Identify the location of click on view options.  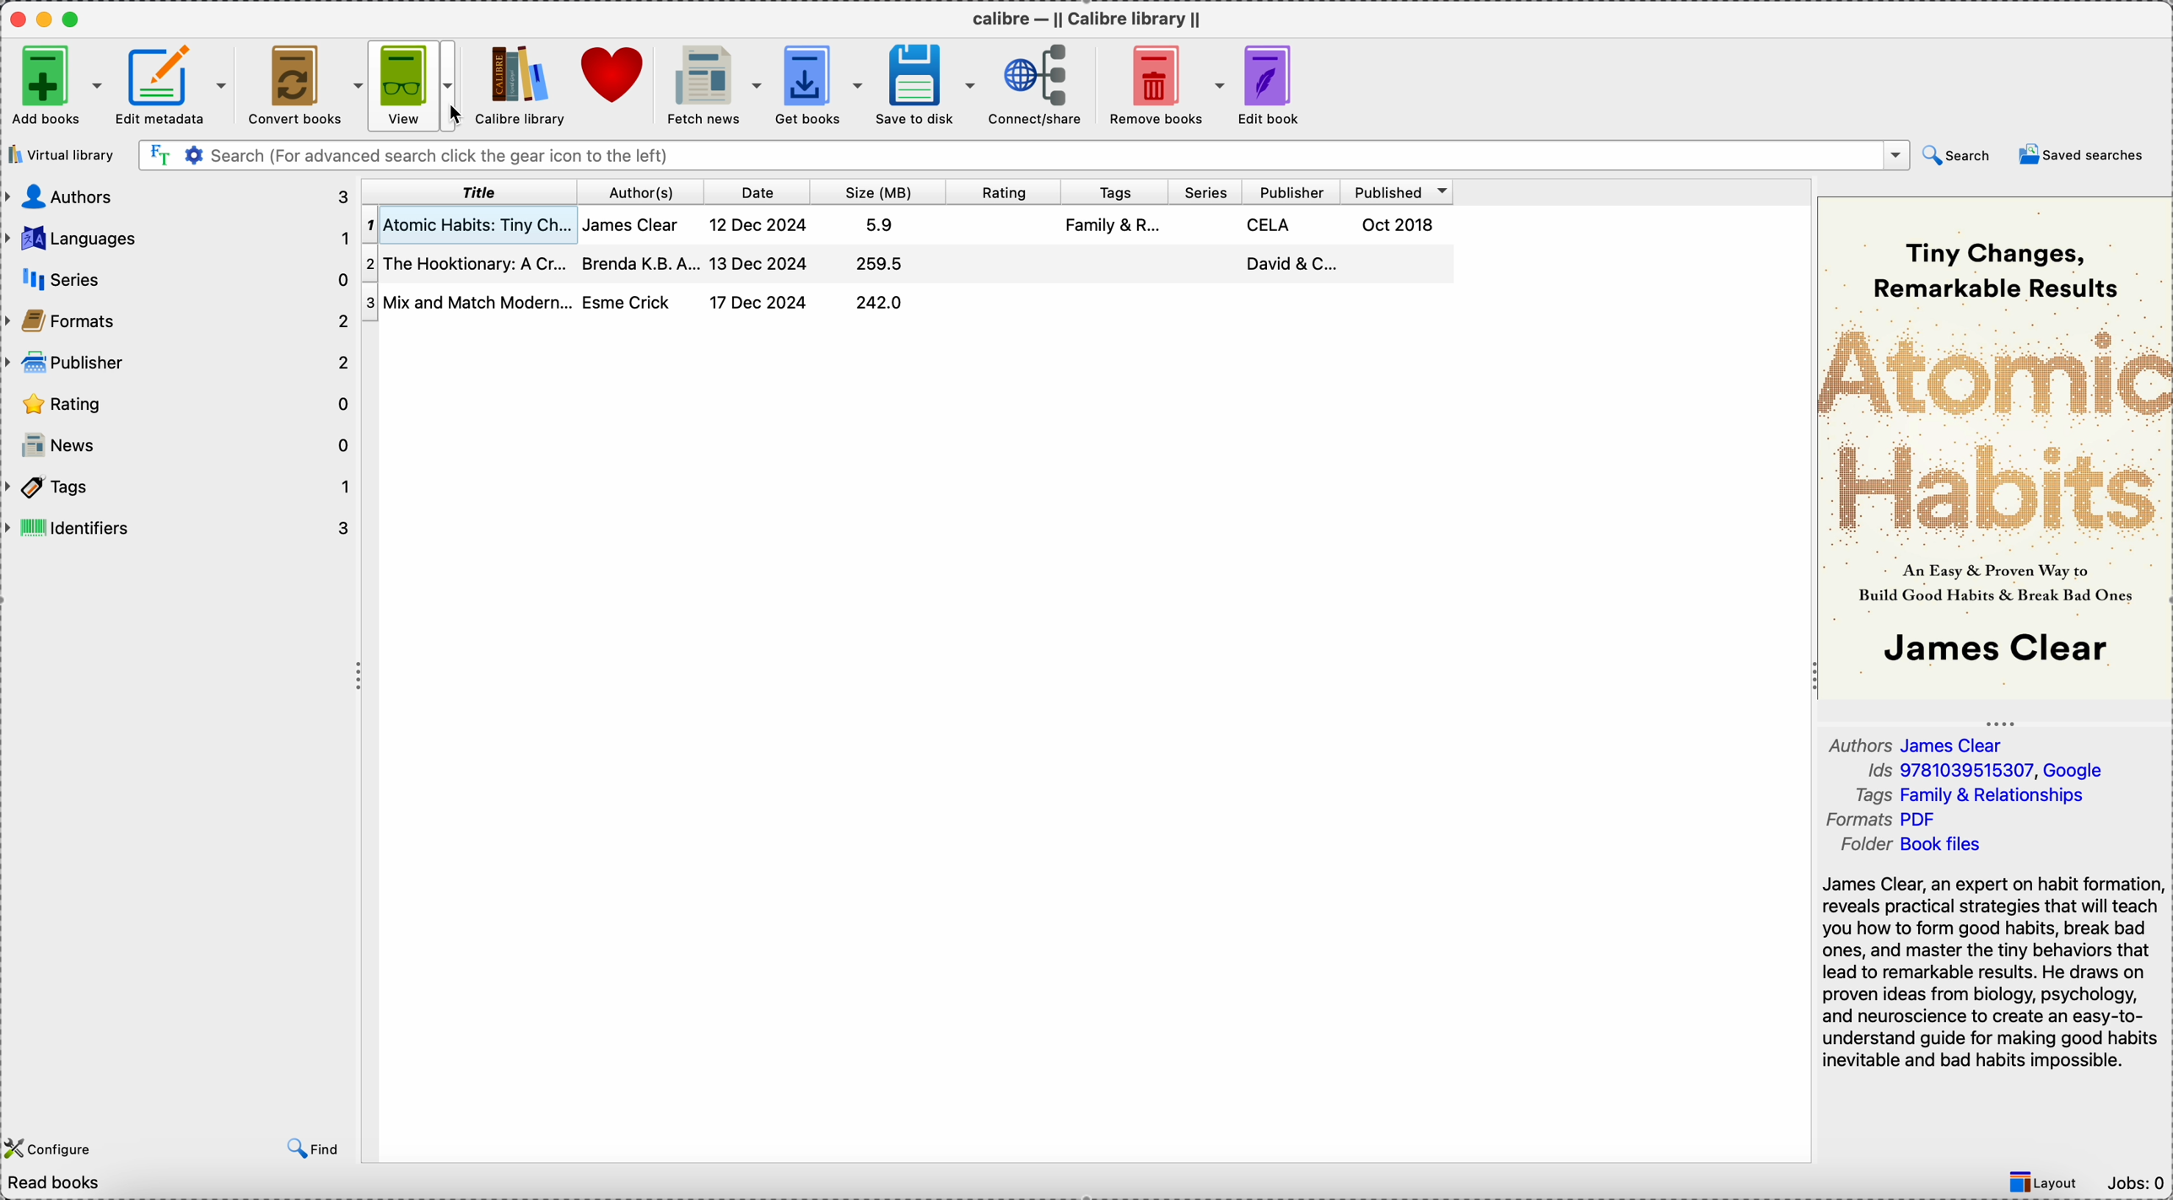
(419, 86).